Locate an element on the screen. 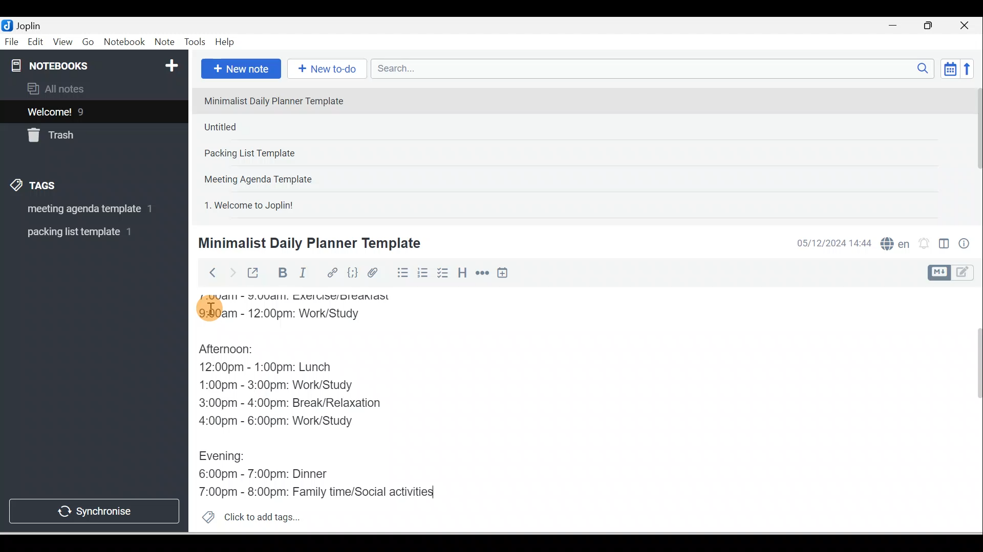  Tools is located at coordinates (195, 42).